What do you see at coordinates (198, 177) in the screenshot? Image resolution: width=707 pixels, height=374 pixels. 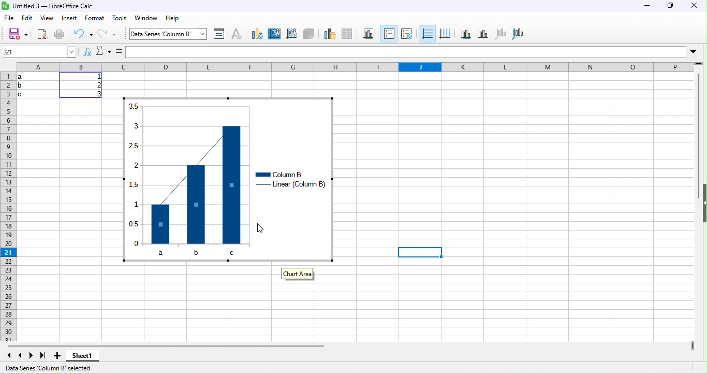 I see `trend line appeared` at bounding box center [198, 177].